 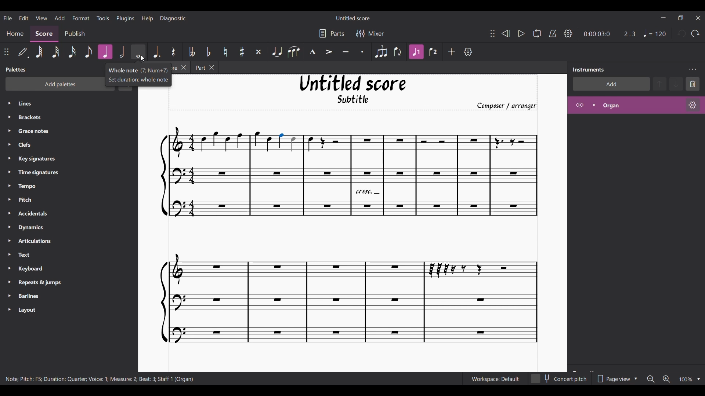 I want to click on Zoom in, so click(x=666, y=379).